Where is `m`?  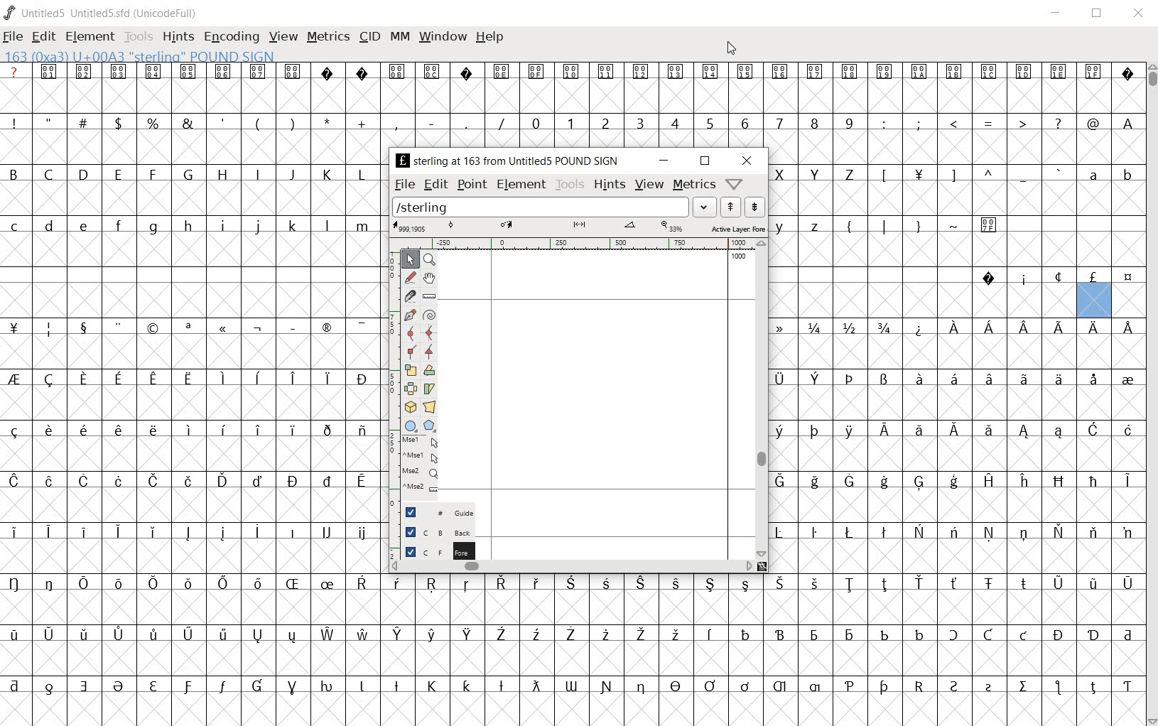
m is located at coordinates (362, 226).